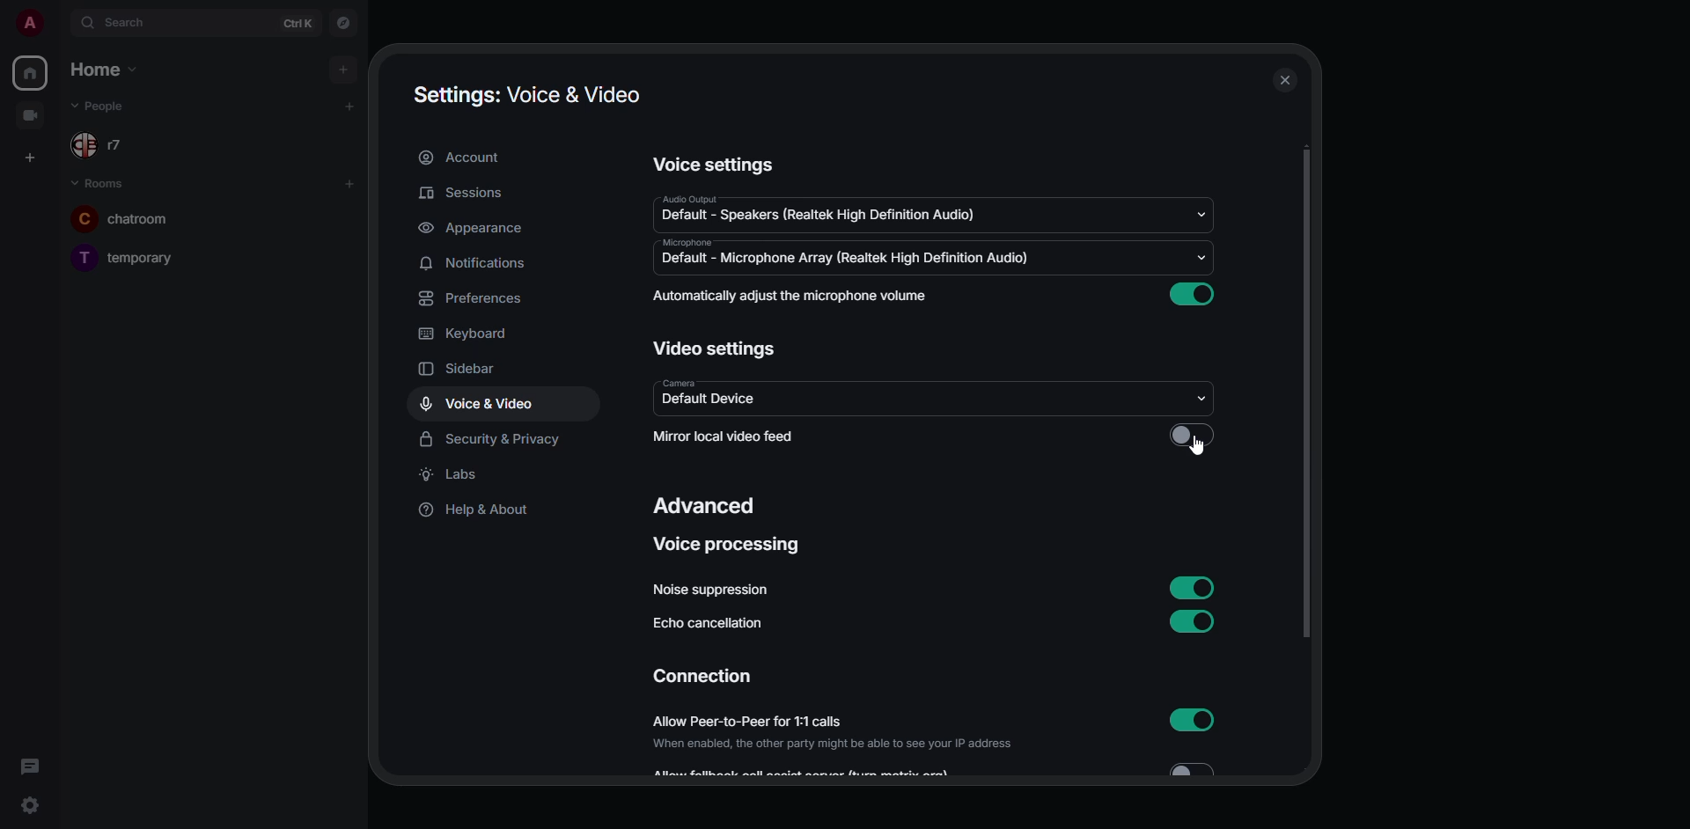 The image size is (1690, 829). I want to click on automatically adjust mic volume, so click(789, 296).